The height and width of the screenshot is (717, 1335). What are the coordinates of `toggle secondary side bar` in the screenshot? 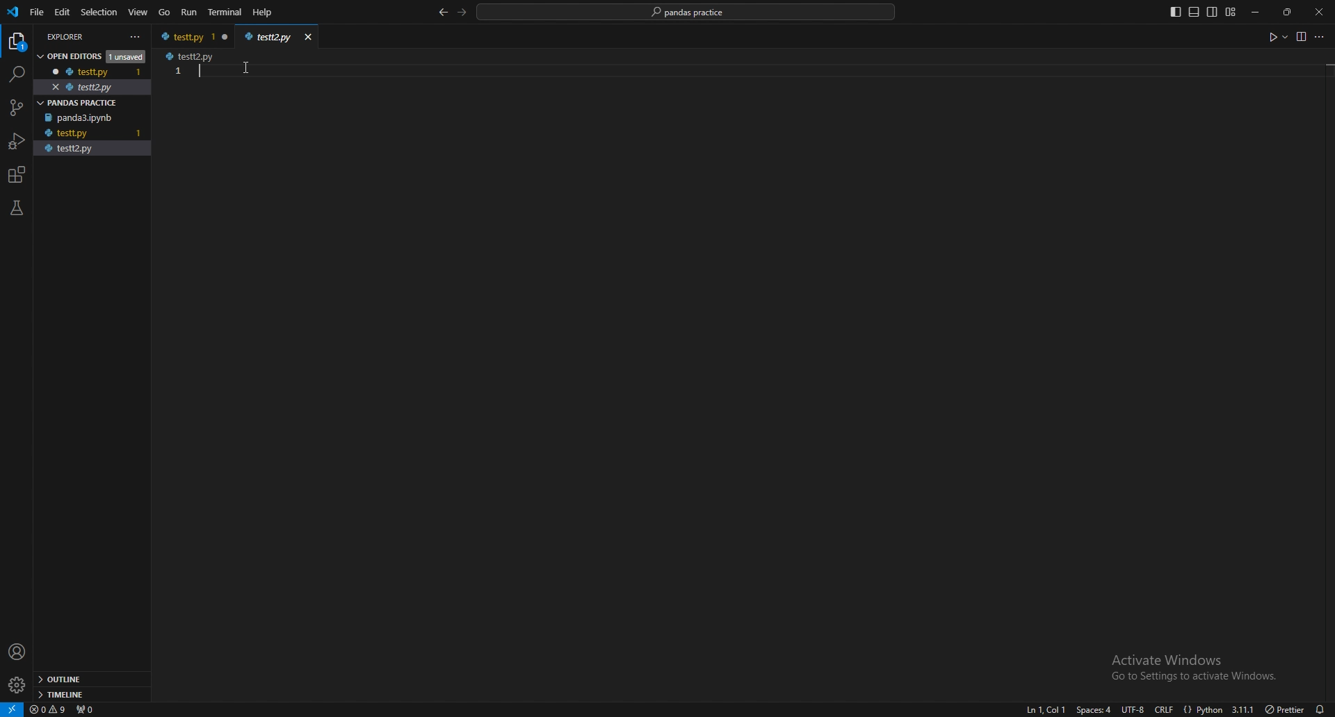 It's located at (1213, 12).